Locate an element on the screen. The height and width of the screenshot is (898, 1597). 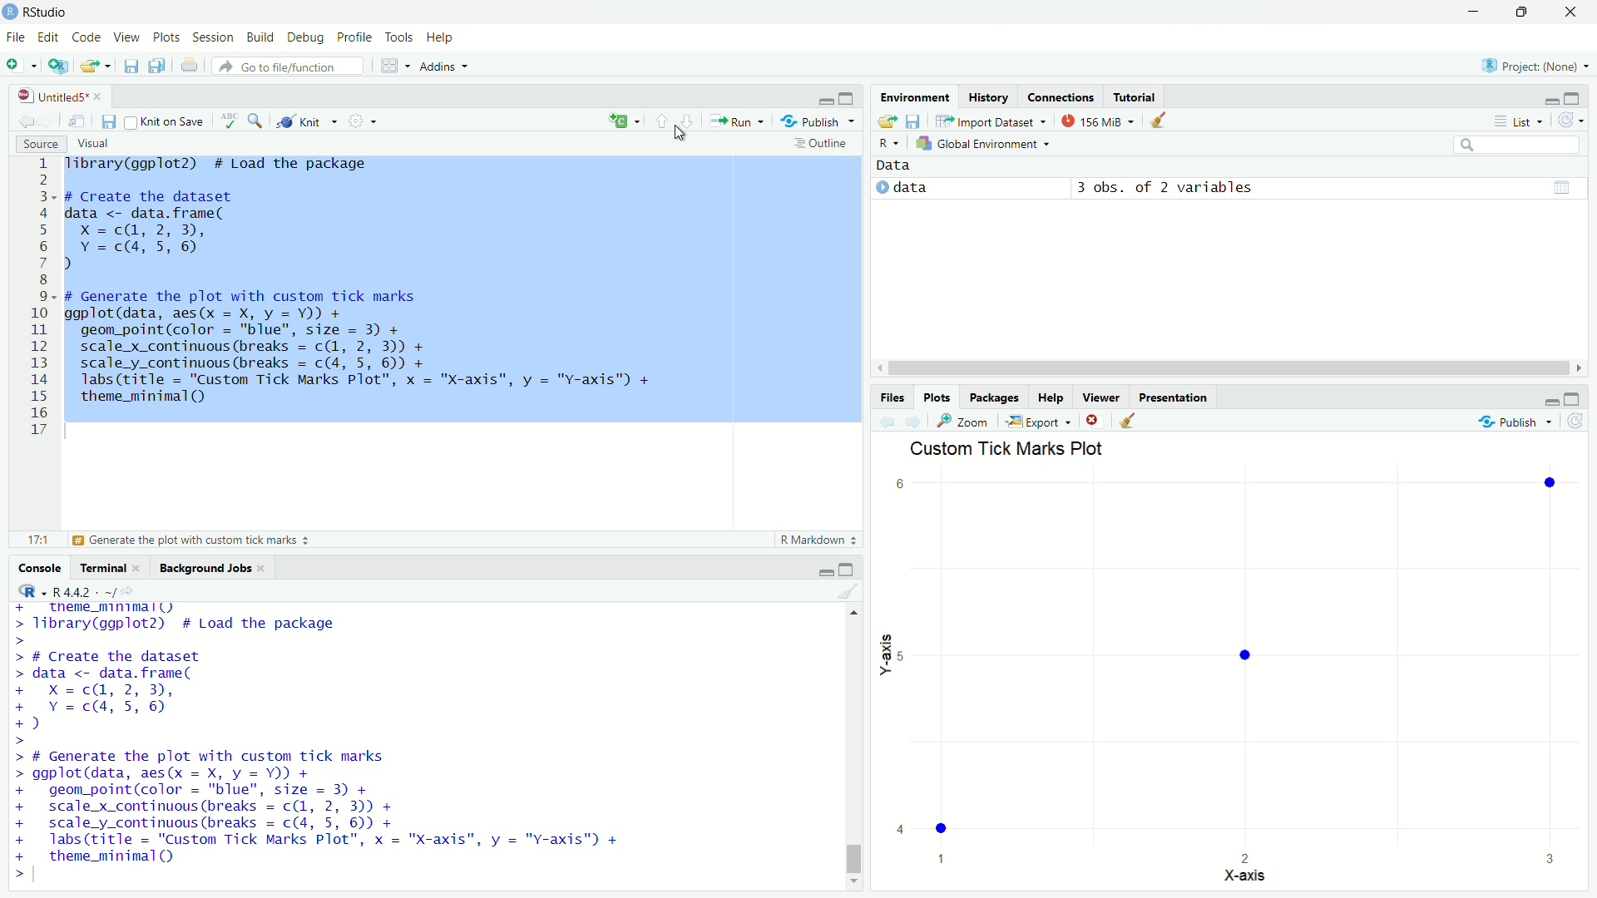
maximize is located at coordinates (1582, 96).